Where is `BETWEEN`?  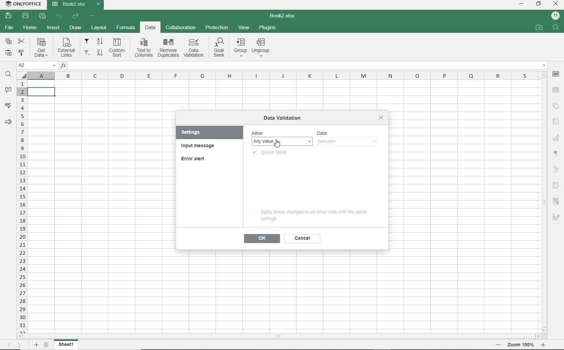 BETWEEN is located at coordinates (347, 142).